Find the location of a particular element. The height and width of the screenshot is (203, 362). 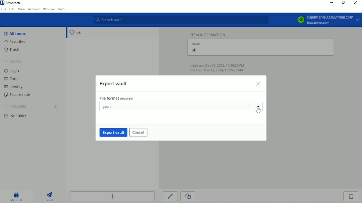

Secure note is located at coordinates (21, 96).